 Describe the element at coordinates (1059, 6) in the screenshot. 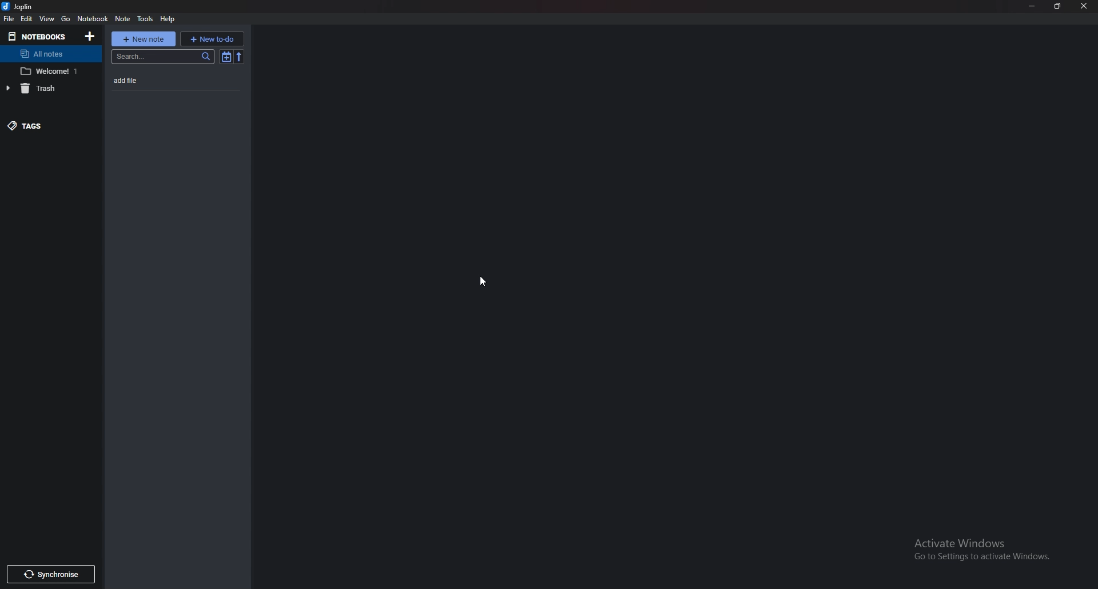

I see `Resize` at that location.